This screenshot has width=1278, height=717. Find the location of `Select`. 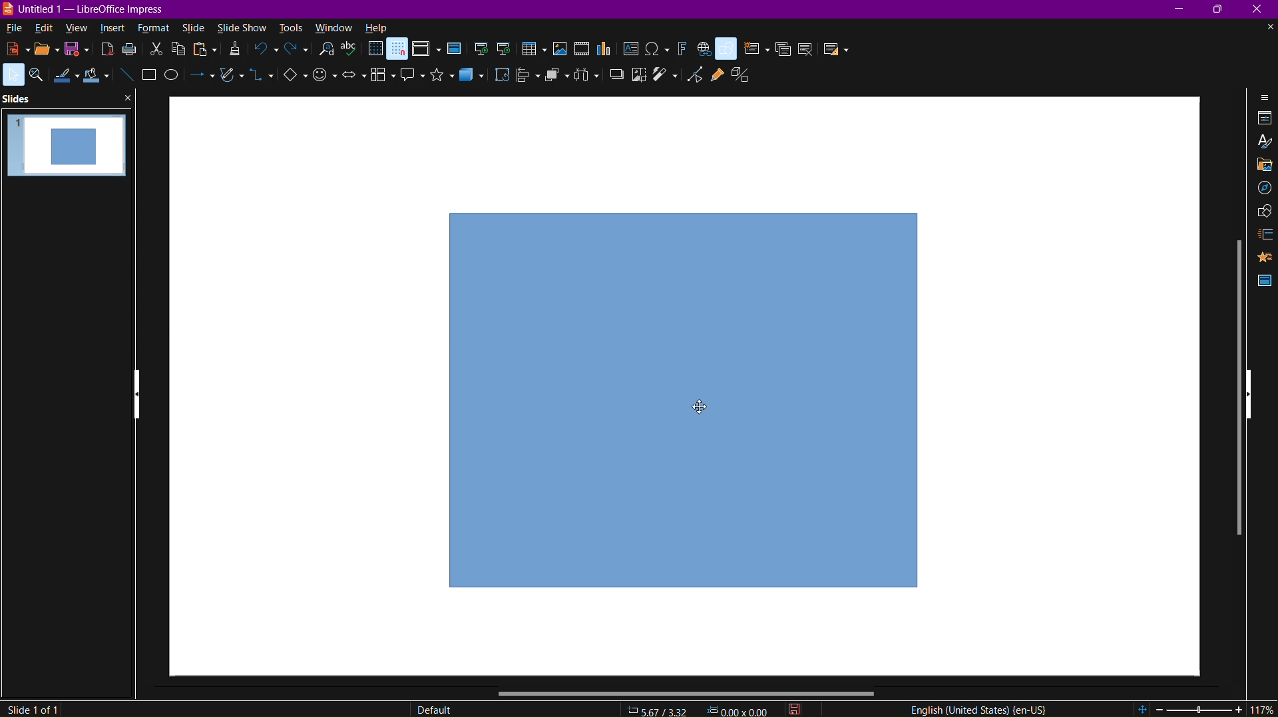

Select is located at coordinates (13, 75).